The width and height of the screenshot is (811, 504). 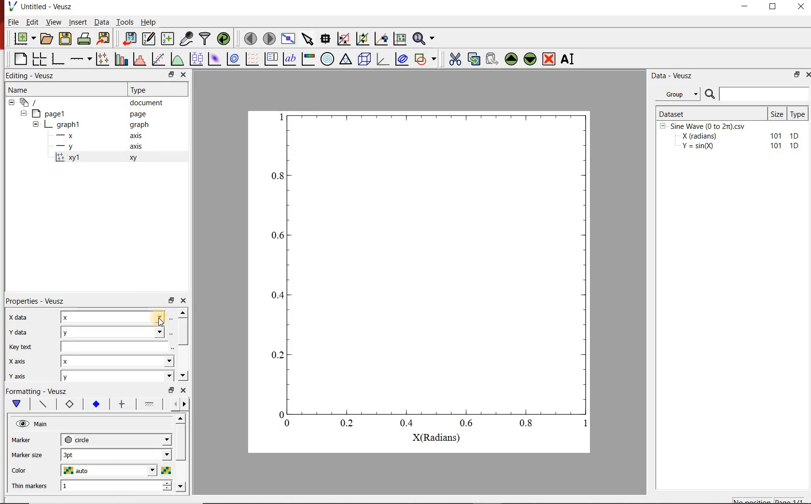 What do you see at coordinates (425, 37) in the screenshot?
I see `zoom functions menu` at bounding box center [425, 37].